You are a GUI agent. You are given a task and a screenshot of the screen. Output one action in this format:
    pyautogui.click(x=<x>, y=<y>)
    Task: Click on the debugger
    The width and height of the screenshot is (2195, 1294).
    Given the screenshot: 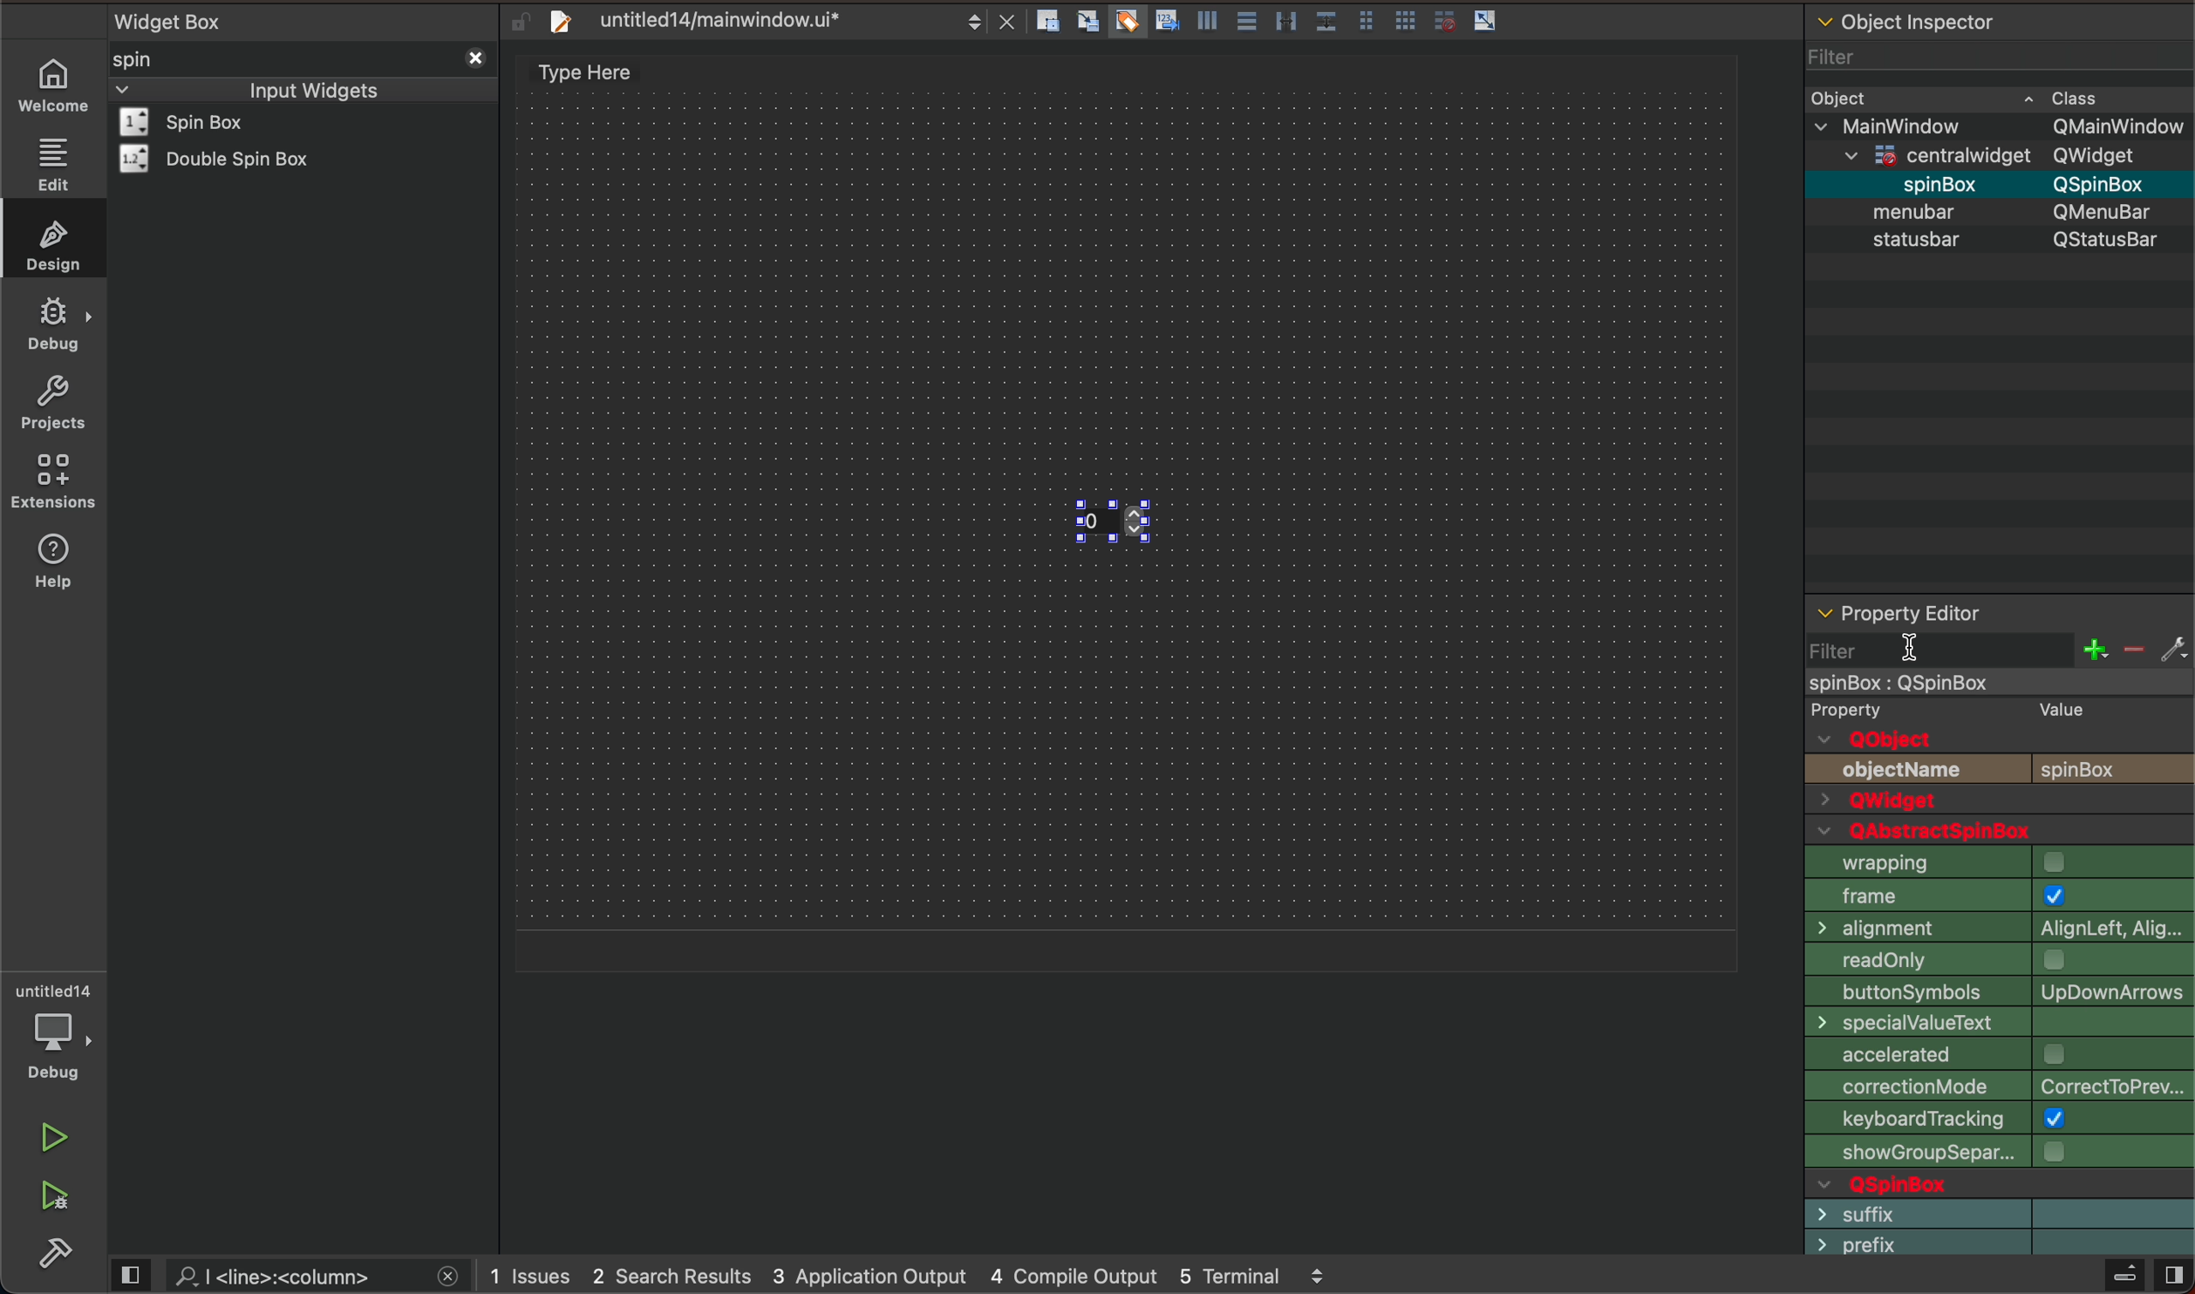 What is the action you would take?
    pyautogui.click(x=57, y=1032)
    